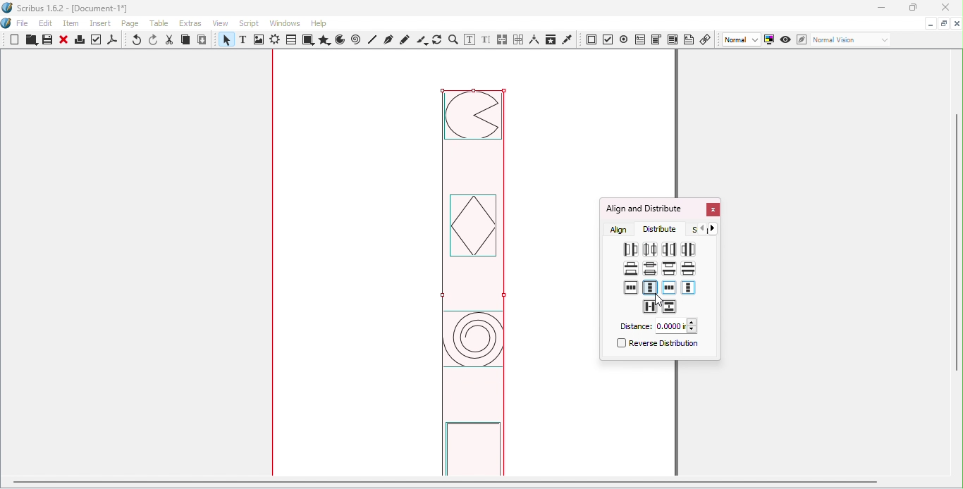 The width and height of the screenshot is (963, 489). What do you see at coordinates (445, 481) in the screenshot?
I see `scroll bar` at bounding box center [445, 481].